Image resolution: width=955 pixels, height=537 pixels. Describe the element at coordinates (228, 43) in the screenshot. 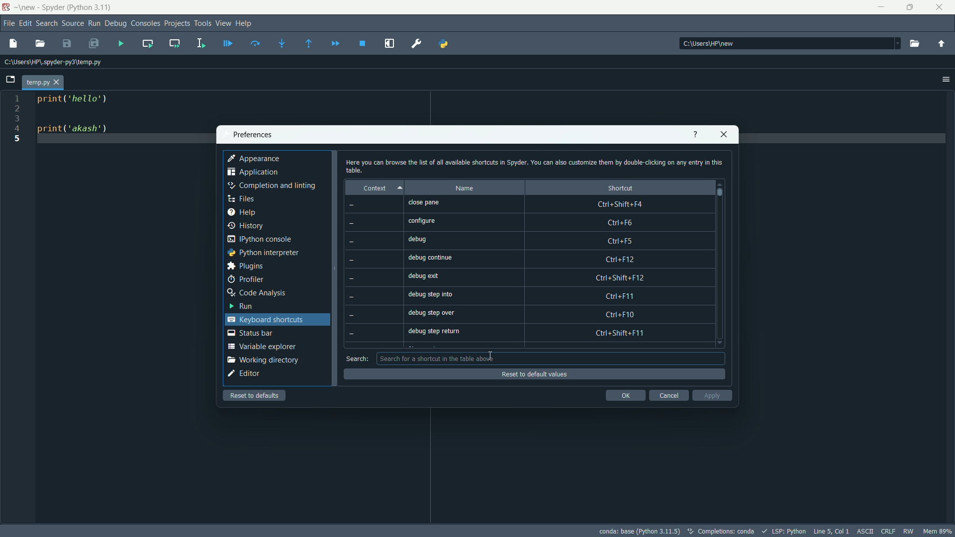

I see `debug file` at that location.